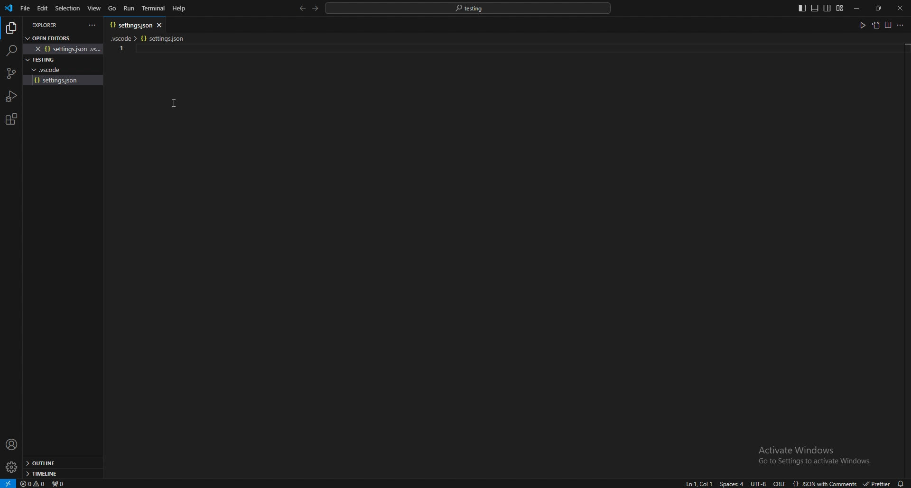  What do you see at coordinates (34, 484) in the screenshot?
I see `errors` at bounding box center [34, 484].